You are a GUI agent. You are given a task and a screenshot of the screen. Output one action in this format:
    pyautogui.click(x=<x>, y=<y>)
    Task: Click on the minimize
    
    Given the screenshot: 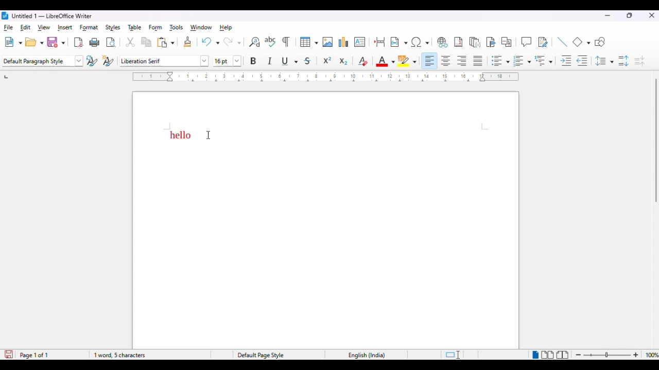 What is the action you would take?
    pyautogui.click(x=607, y=15)
    